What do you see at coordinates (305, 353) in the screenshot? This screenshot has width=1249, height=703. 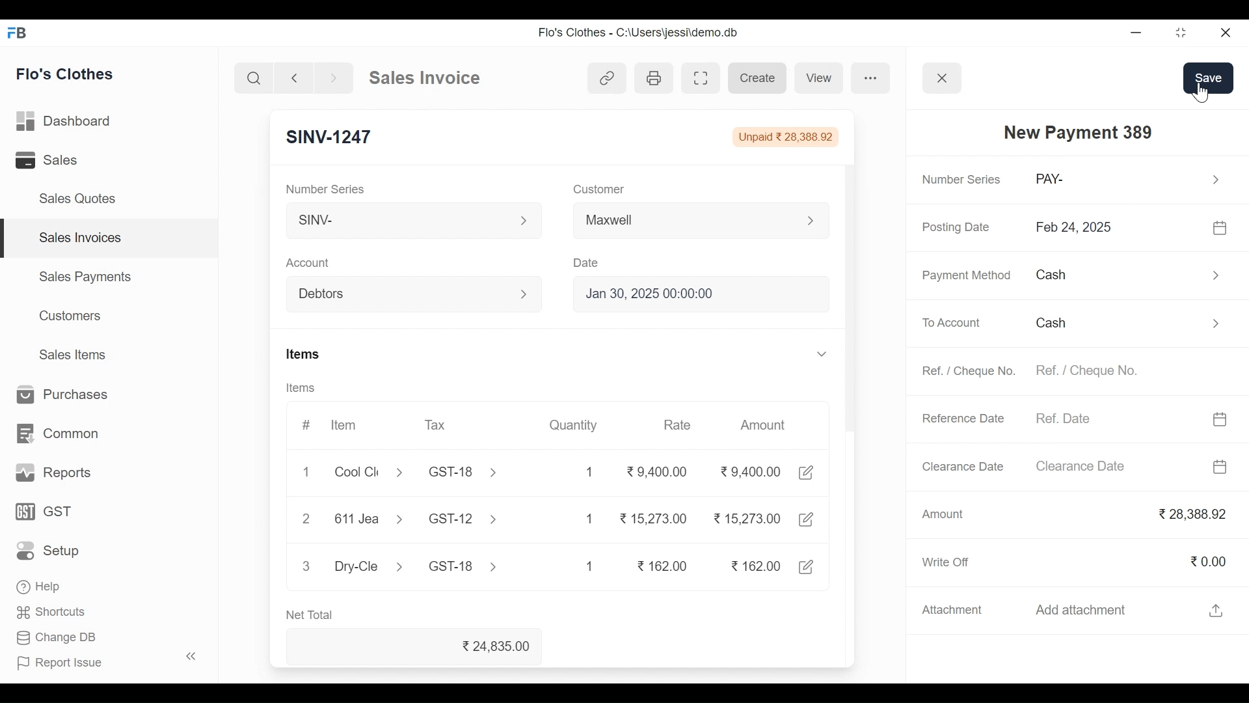 I see `Items` at bounding box center [305, 353].